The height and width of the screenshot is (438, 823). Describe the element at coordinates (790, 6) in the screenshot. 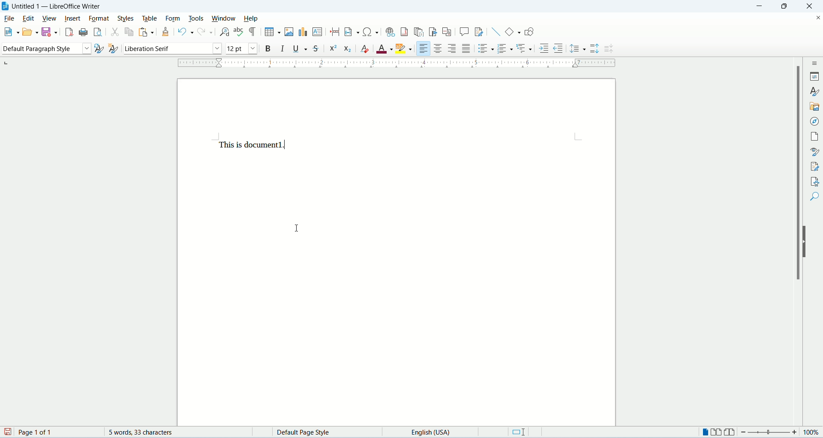

I see `maximize` at that location.